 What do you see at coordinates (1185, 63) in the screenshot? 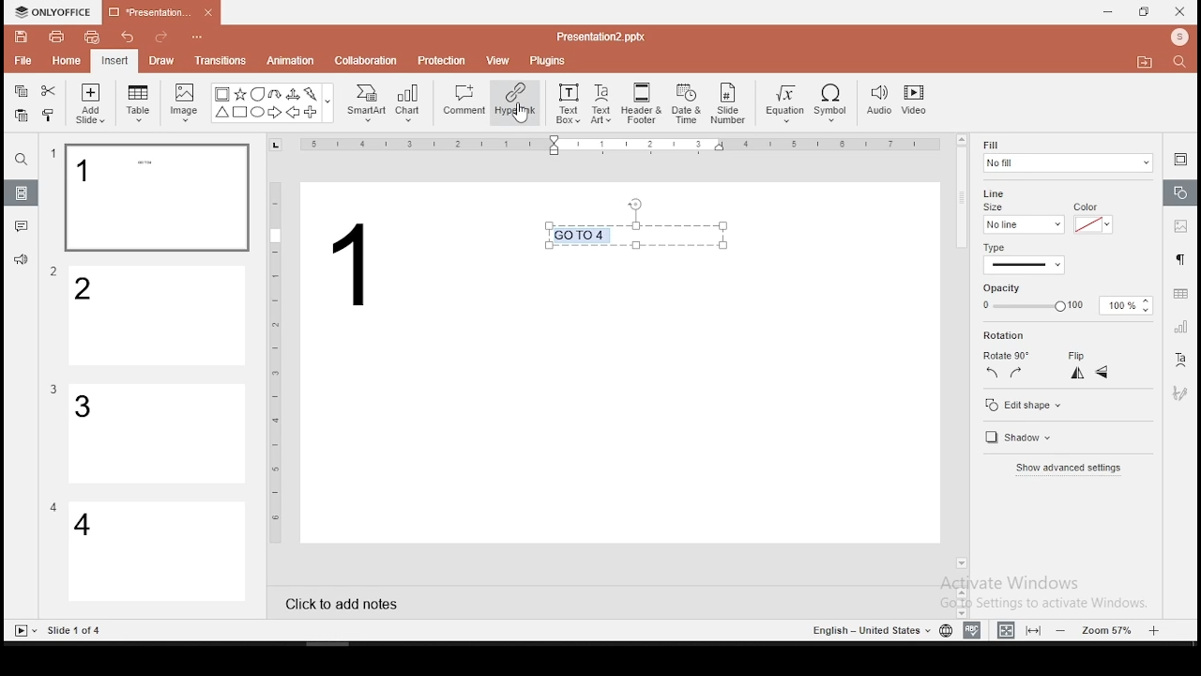
I see `Search` at bounding box center [1185, 63].